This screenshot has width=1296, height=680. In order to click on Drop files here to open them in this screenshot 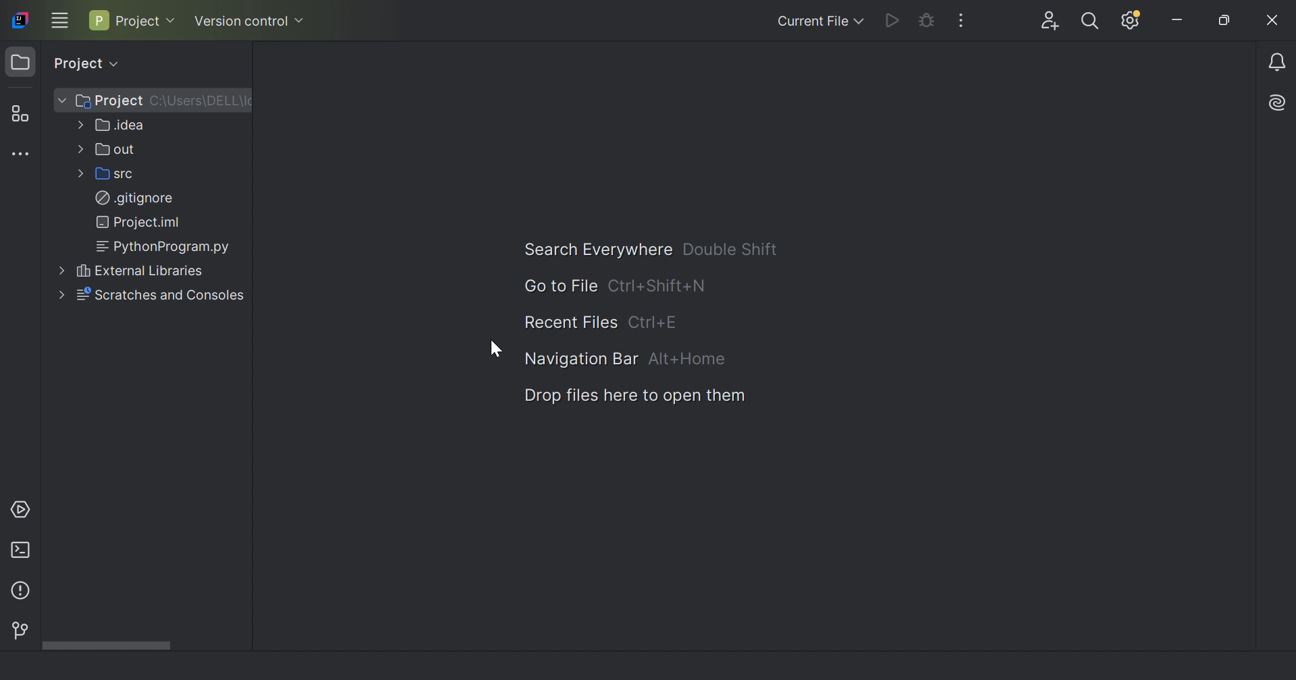, I will do `click(637, 395)`.